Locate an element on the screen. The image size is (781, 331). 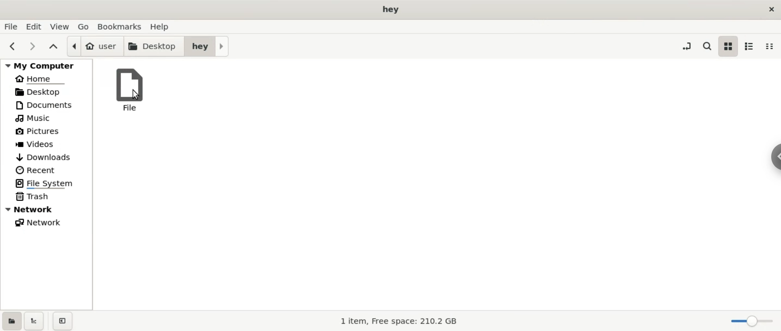
videos is located at coordinates (49, 143).